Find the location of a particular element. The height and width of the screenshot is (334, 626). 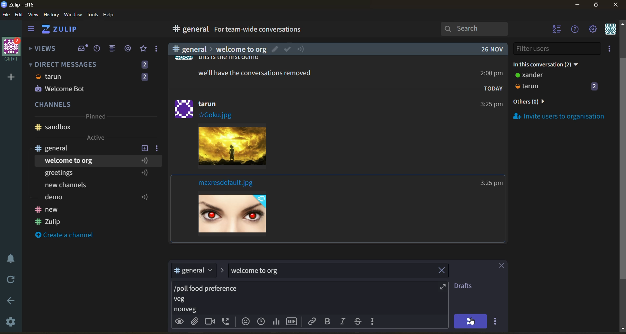

topics is located at coordinates (94, 180).